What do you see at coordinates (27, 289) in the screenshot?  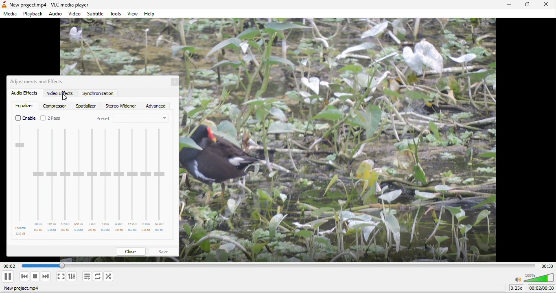 I see `new project mp4` at bounding box center [27, 289].